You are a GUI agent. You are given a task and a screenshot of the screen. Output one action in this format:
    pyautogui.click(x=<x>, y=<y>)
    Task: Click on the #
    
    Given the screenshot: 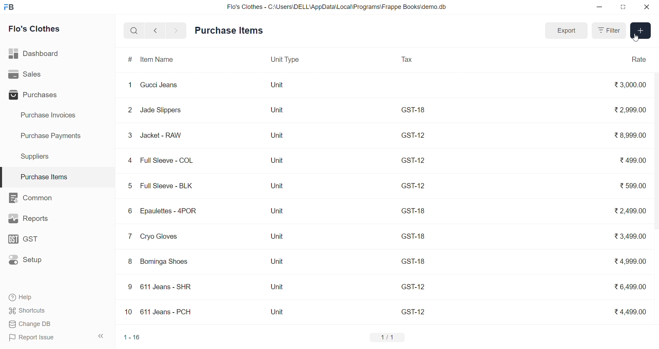 What is the action you would take?
    pyautogui.click(x=131, y=59)
    